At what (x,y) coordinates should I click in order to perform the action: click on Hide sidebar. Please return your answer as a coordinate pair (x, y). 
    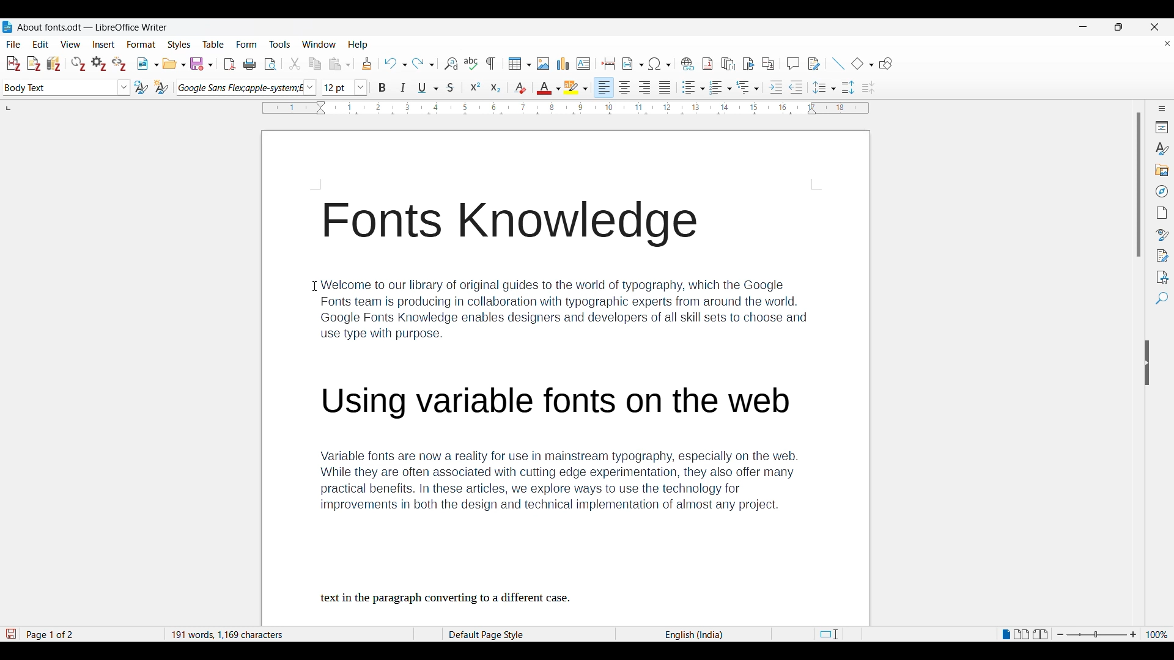
    Looking at the image, I should click on (1147, 362).